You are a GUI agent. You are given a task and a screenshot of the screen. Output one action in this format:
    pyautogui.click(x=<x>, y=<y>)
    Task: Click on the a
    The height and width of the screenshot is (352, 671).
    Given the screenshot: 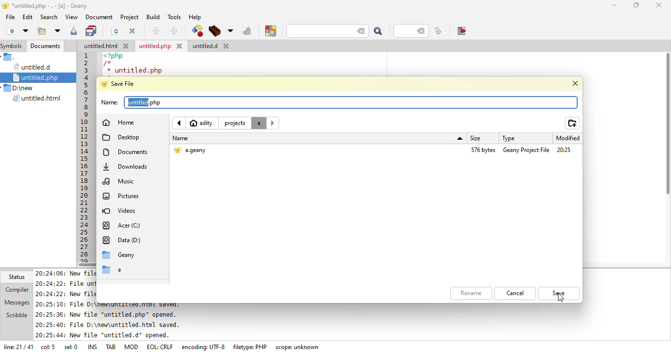 What is the action you would take?
    pyautogui.click(x=192, y=151)
    